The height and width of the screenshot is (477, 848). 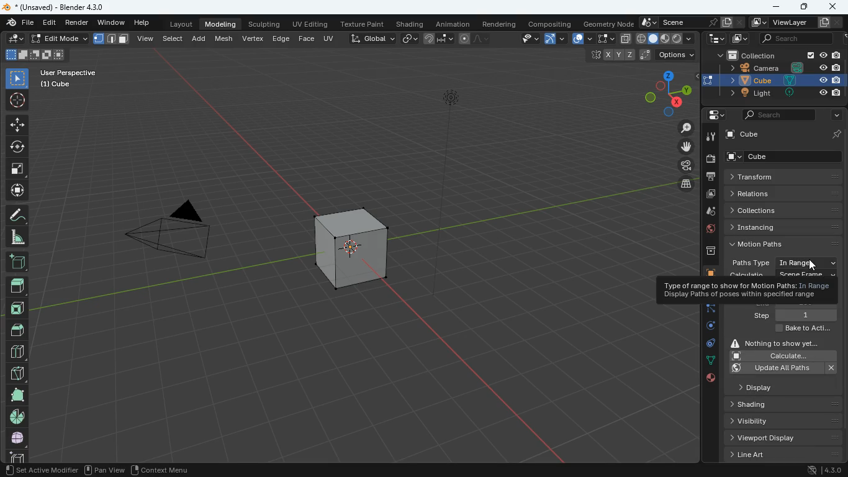 I want to click on file, so click(x=19, y=23).